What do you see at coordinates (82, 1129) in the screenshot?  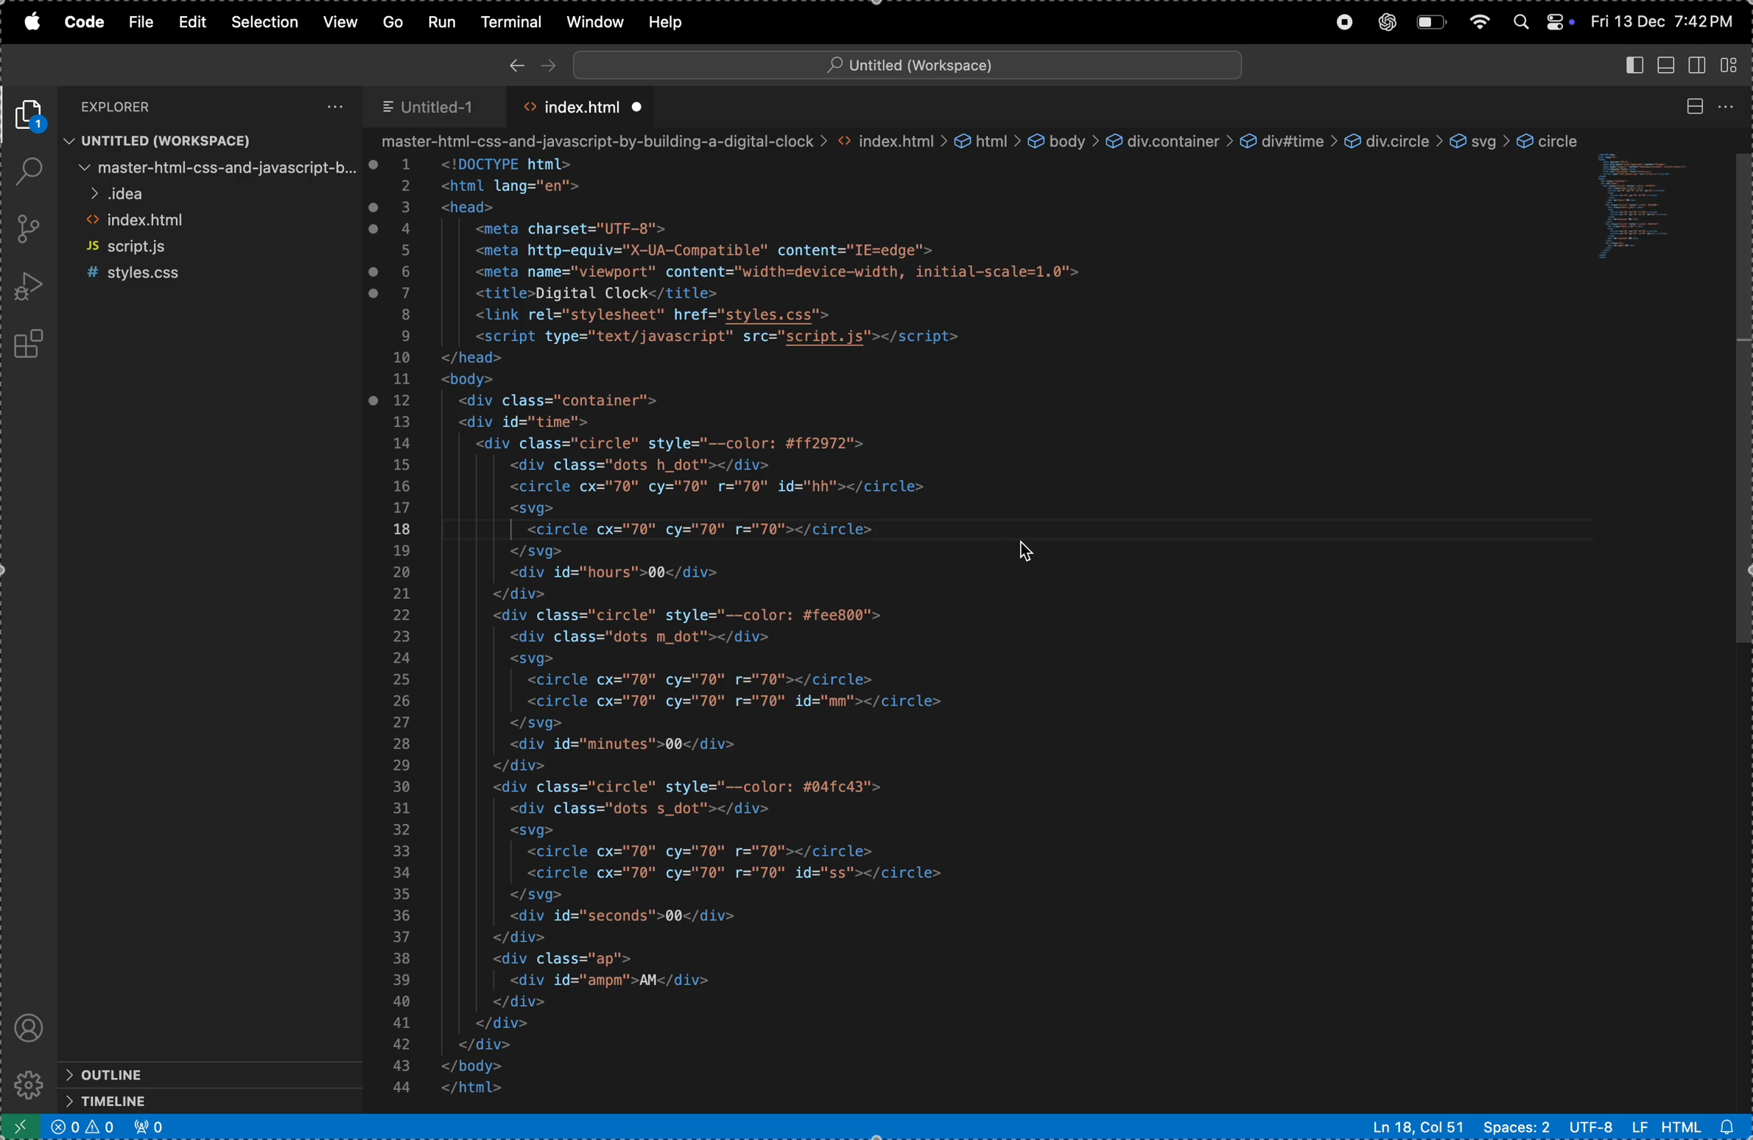 I see `no problems` at bounding box center [82, 1129].